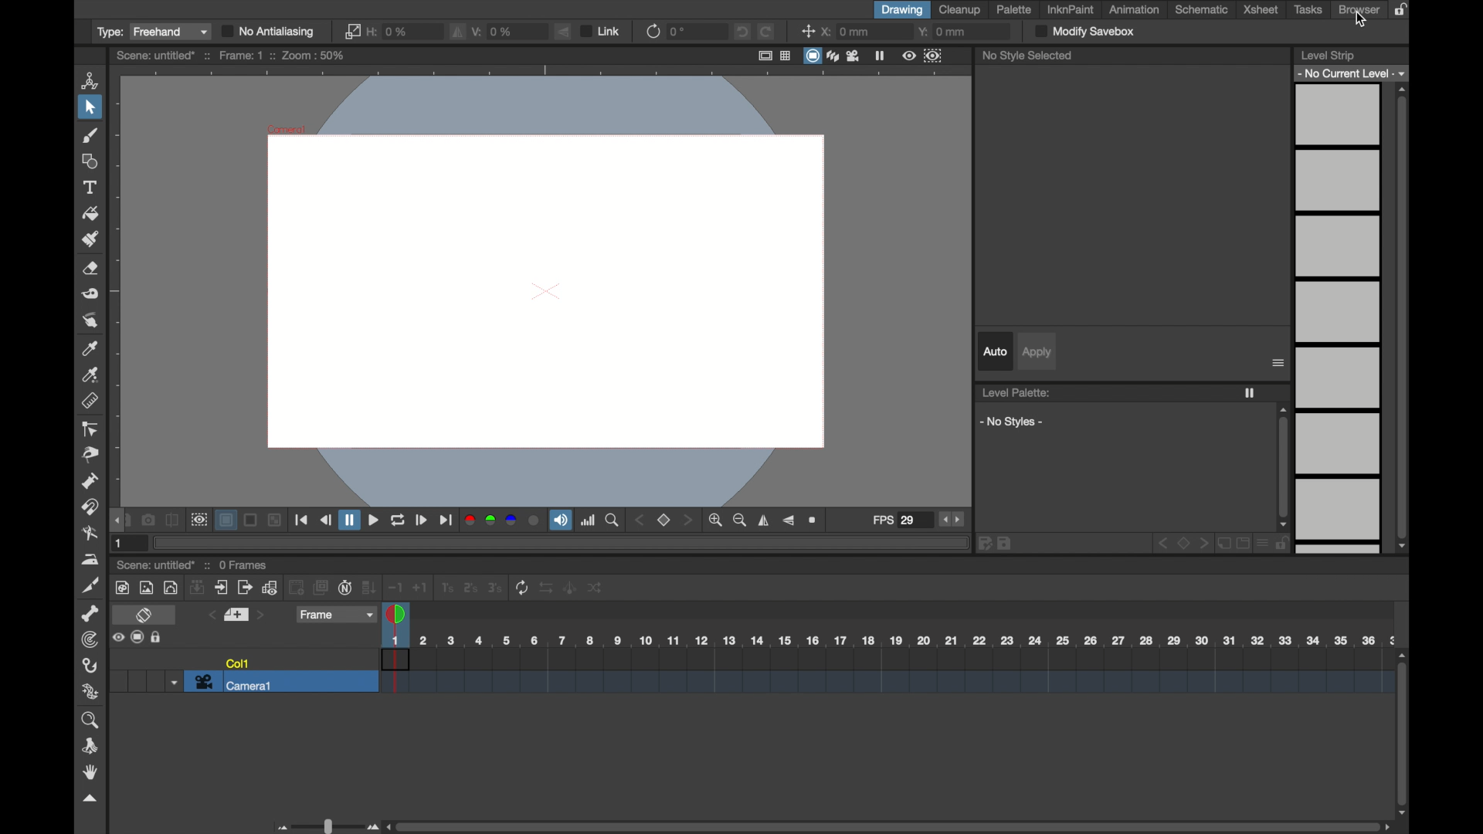 The width and height of the screenshot is (1483, 834). Describe the element at coordinates (91, 586) in the screenshot. I see `cutter tool` at that location.